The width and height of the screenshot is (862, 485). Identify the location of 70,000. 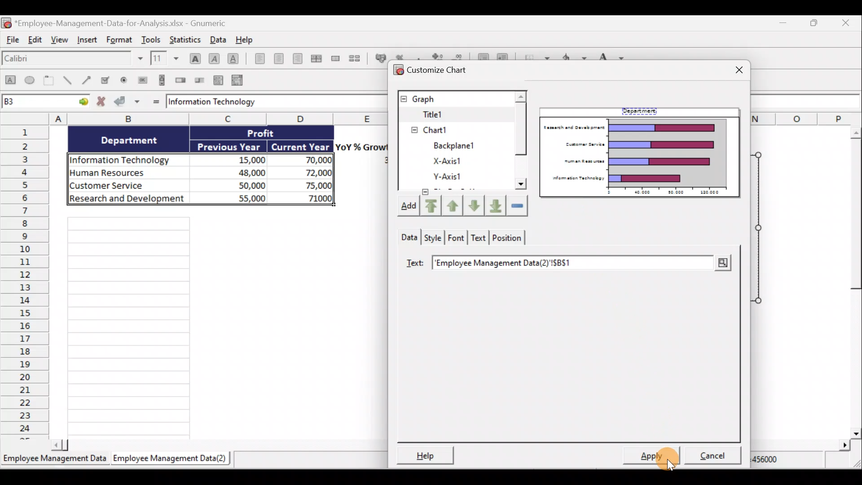
(309, 161).